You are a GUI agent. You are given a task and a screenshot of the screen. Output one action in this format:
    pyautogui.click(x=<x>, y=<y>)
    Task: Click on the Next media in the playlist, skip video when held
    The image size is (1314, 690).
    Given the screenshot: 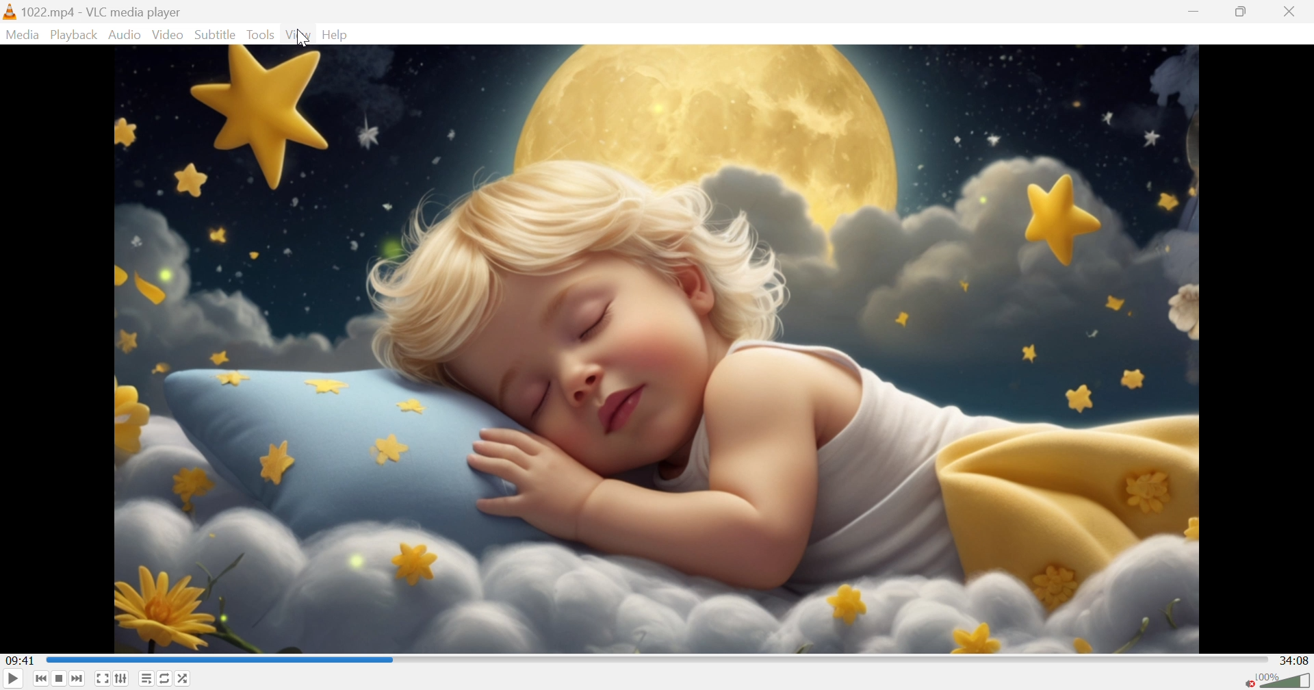 What is the action you would take?
    pyautogui.click(x=78, y=678)
    